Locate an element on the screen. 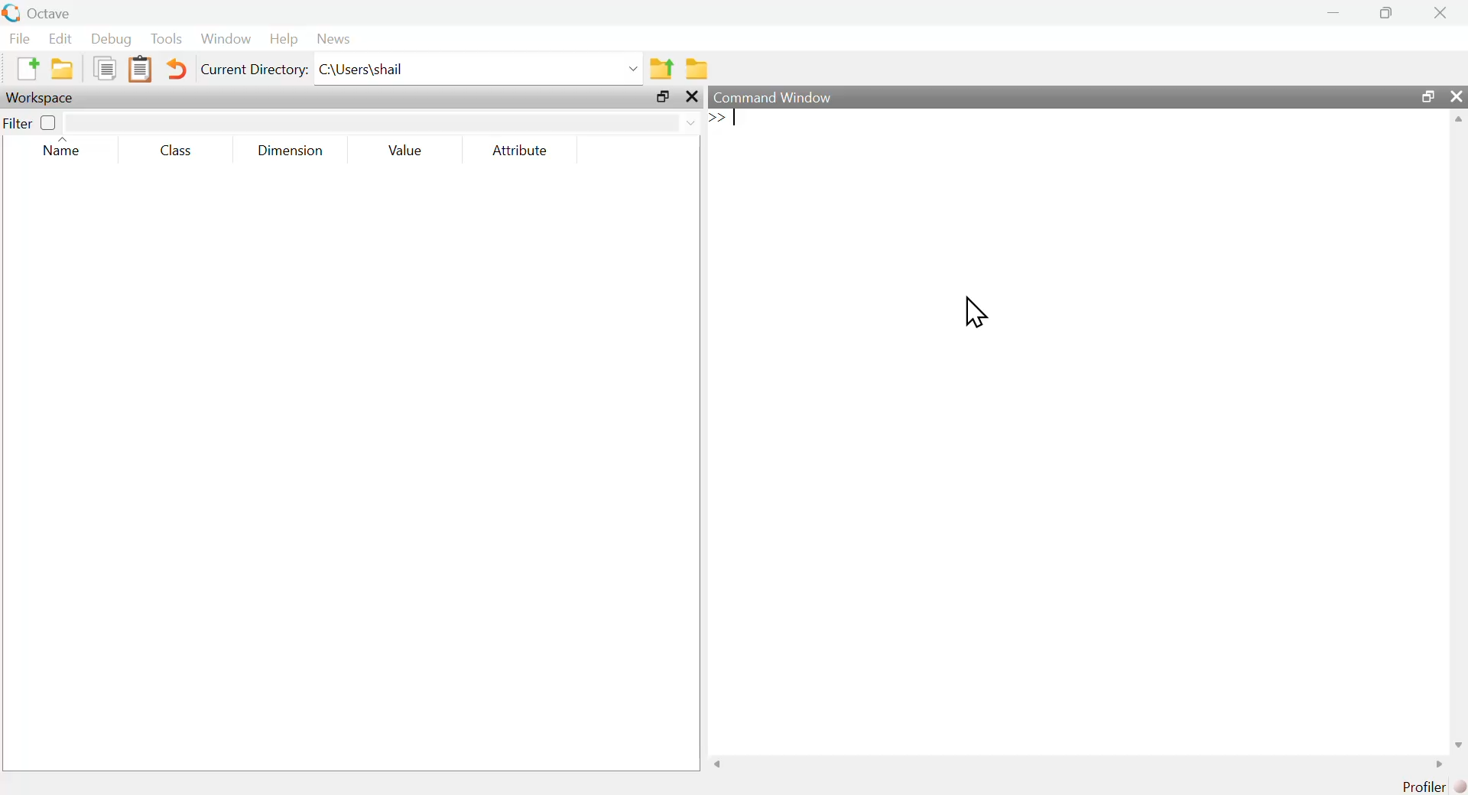  Command Window is located at coordinates (777, 98).